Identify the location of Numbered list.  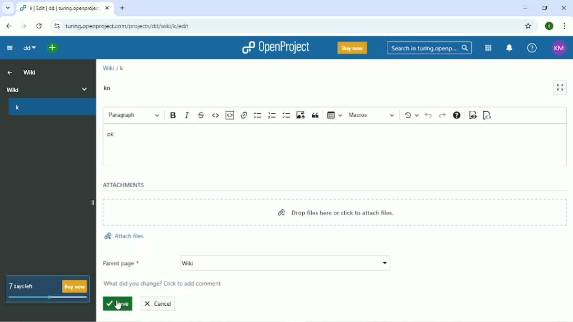
(271, 115).